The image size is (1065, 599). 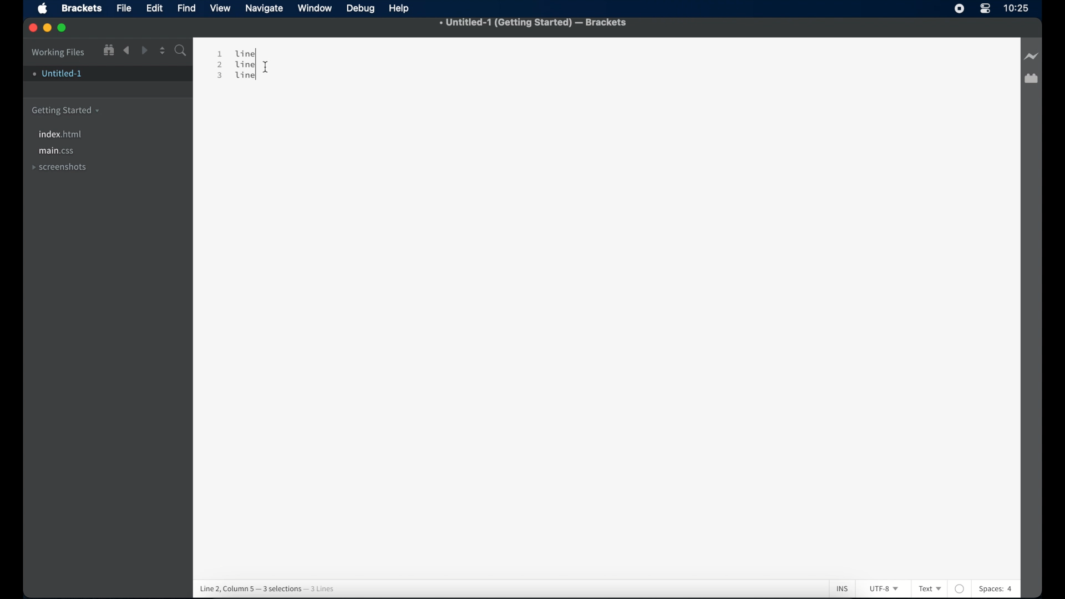 What do you see at coordinates (181, 51) in the screenshot?
I see `find in files` at bounding box center [181, 51].